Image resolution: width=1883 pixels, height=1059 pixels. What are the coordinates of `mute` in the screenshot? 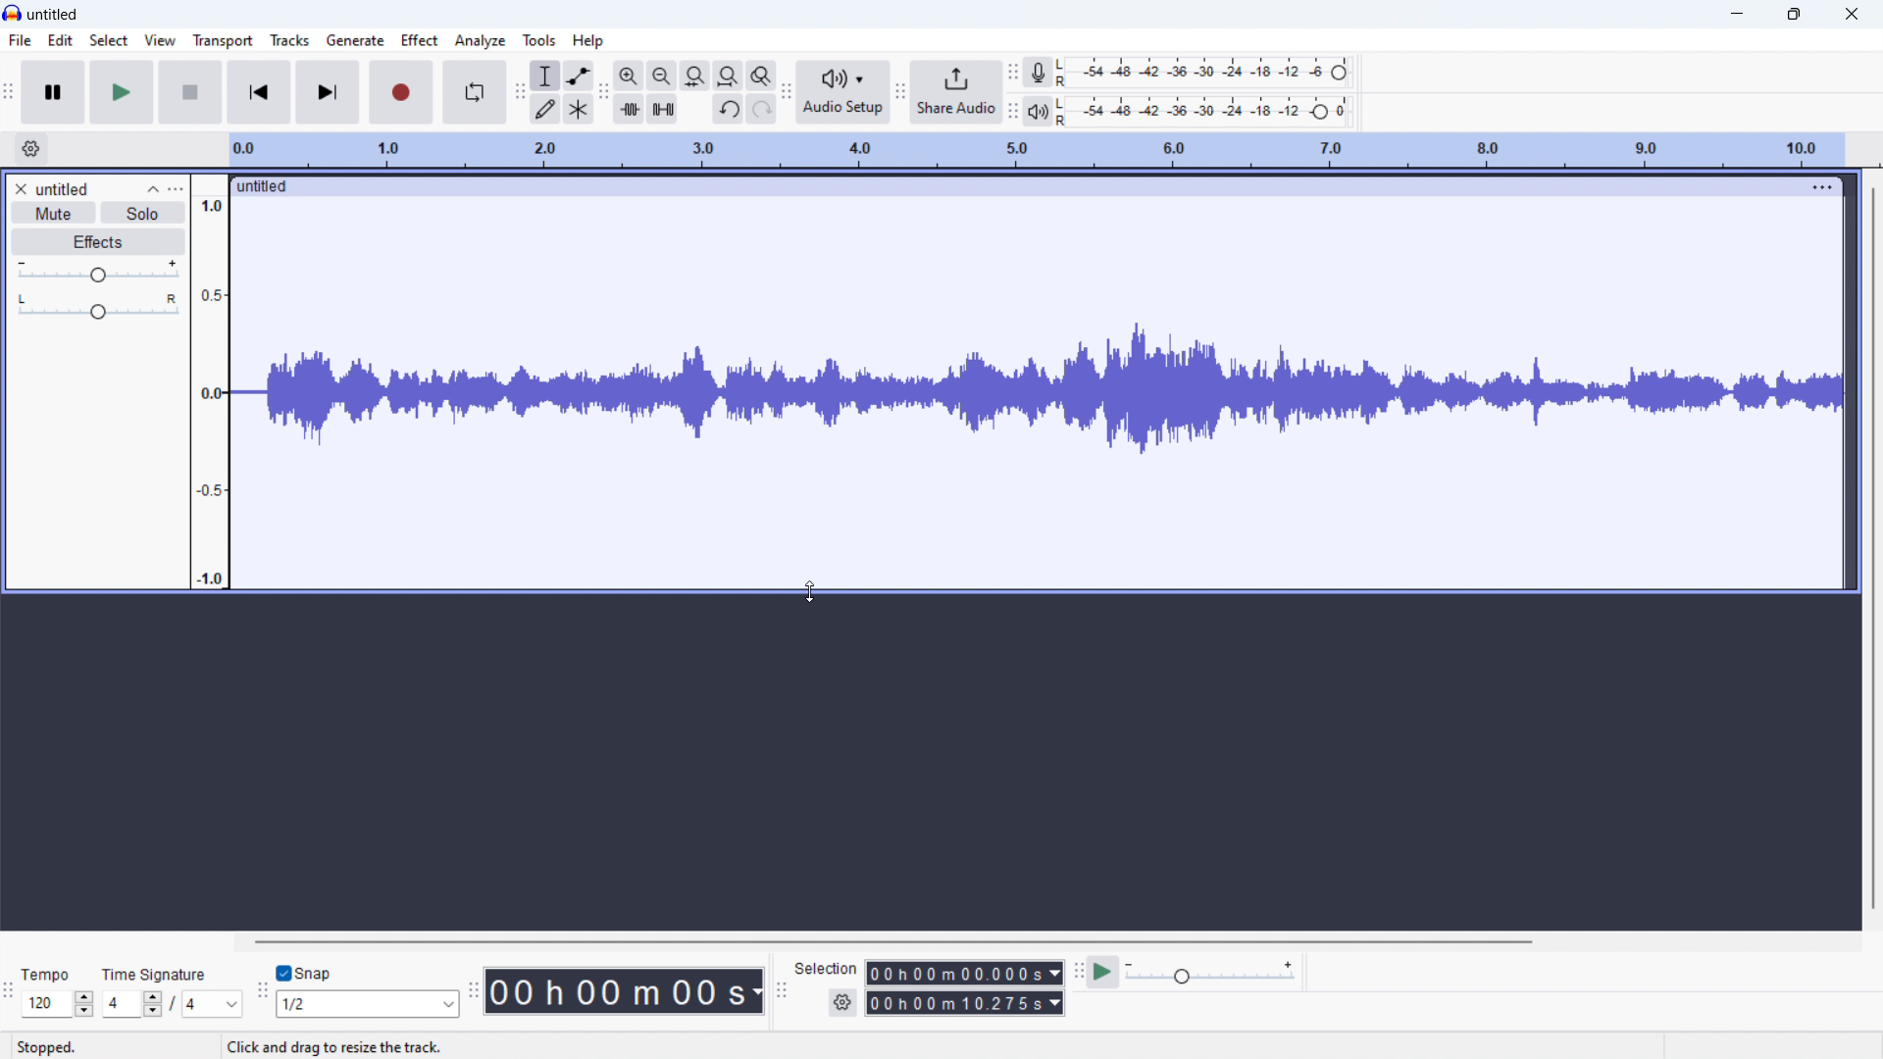 It's located at (53, 212).